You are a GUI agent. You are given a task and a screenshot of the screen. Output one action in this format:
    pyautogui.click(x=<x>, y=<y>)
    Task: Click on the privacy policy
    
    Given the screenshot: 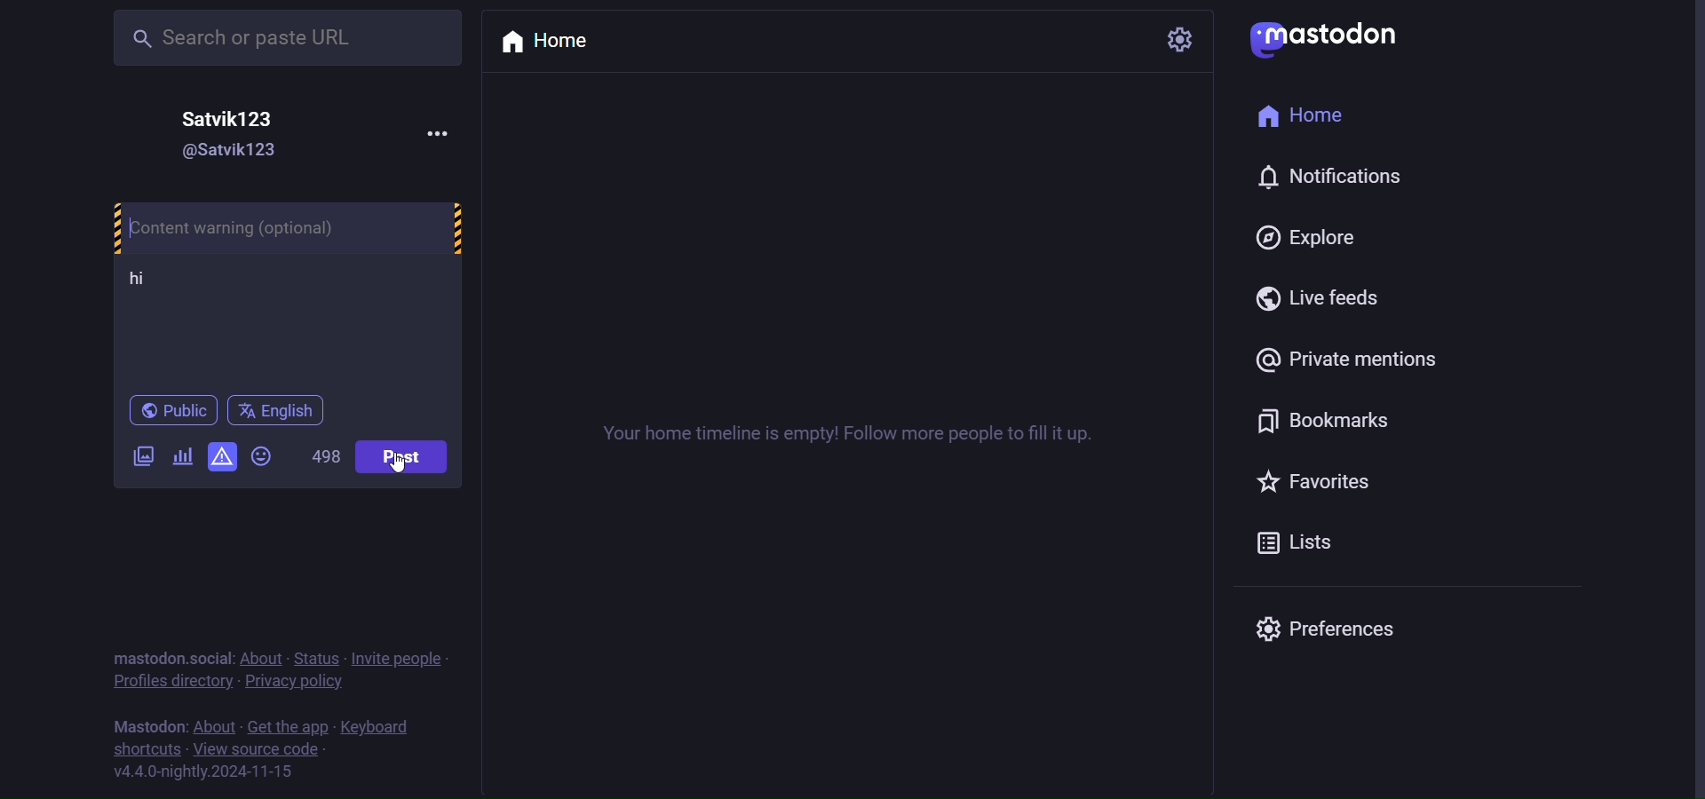 What is the action you would take?
    pyautogui.click(x=297, y=685)
    